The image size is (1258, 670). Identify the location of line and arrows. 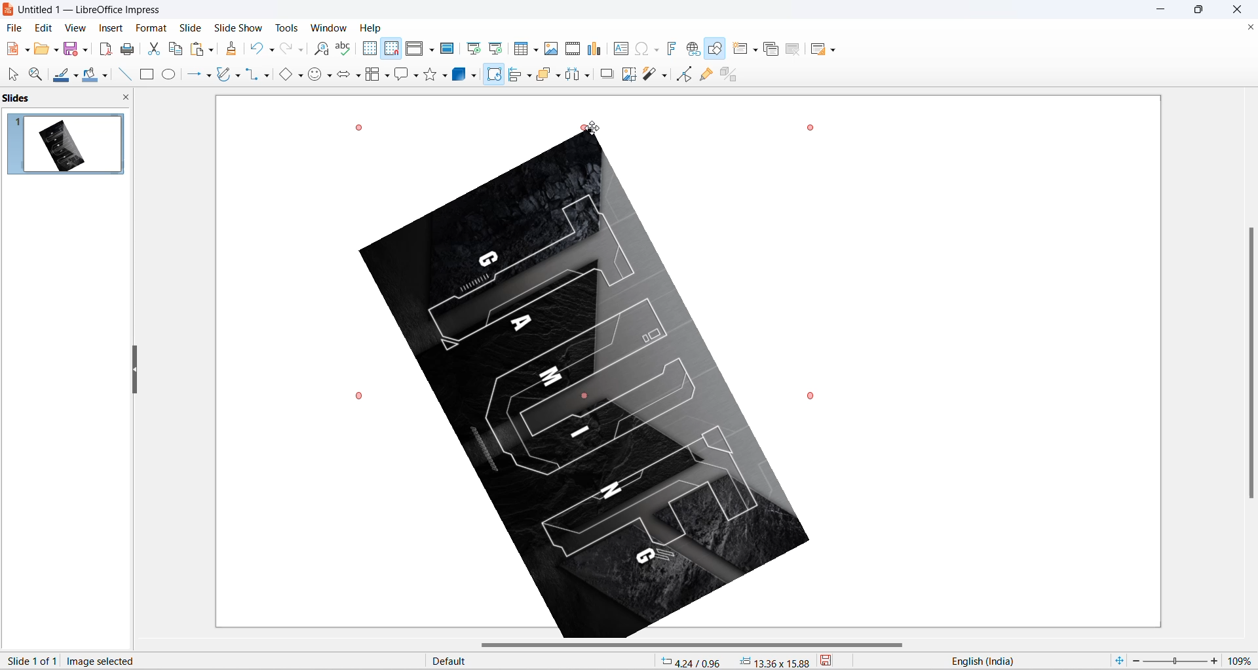
(191, 75).